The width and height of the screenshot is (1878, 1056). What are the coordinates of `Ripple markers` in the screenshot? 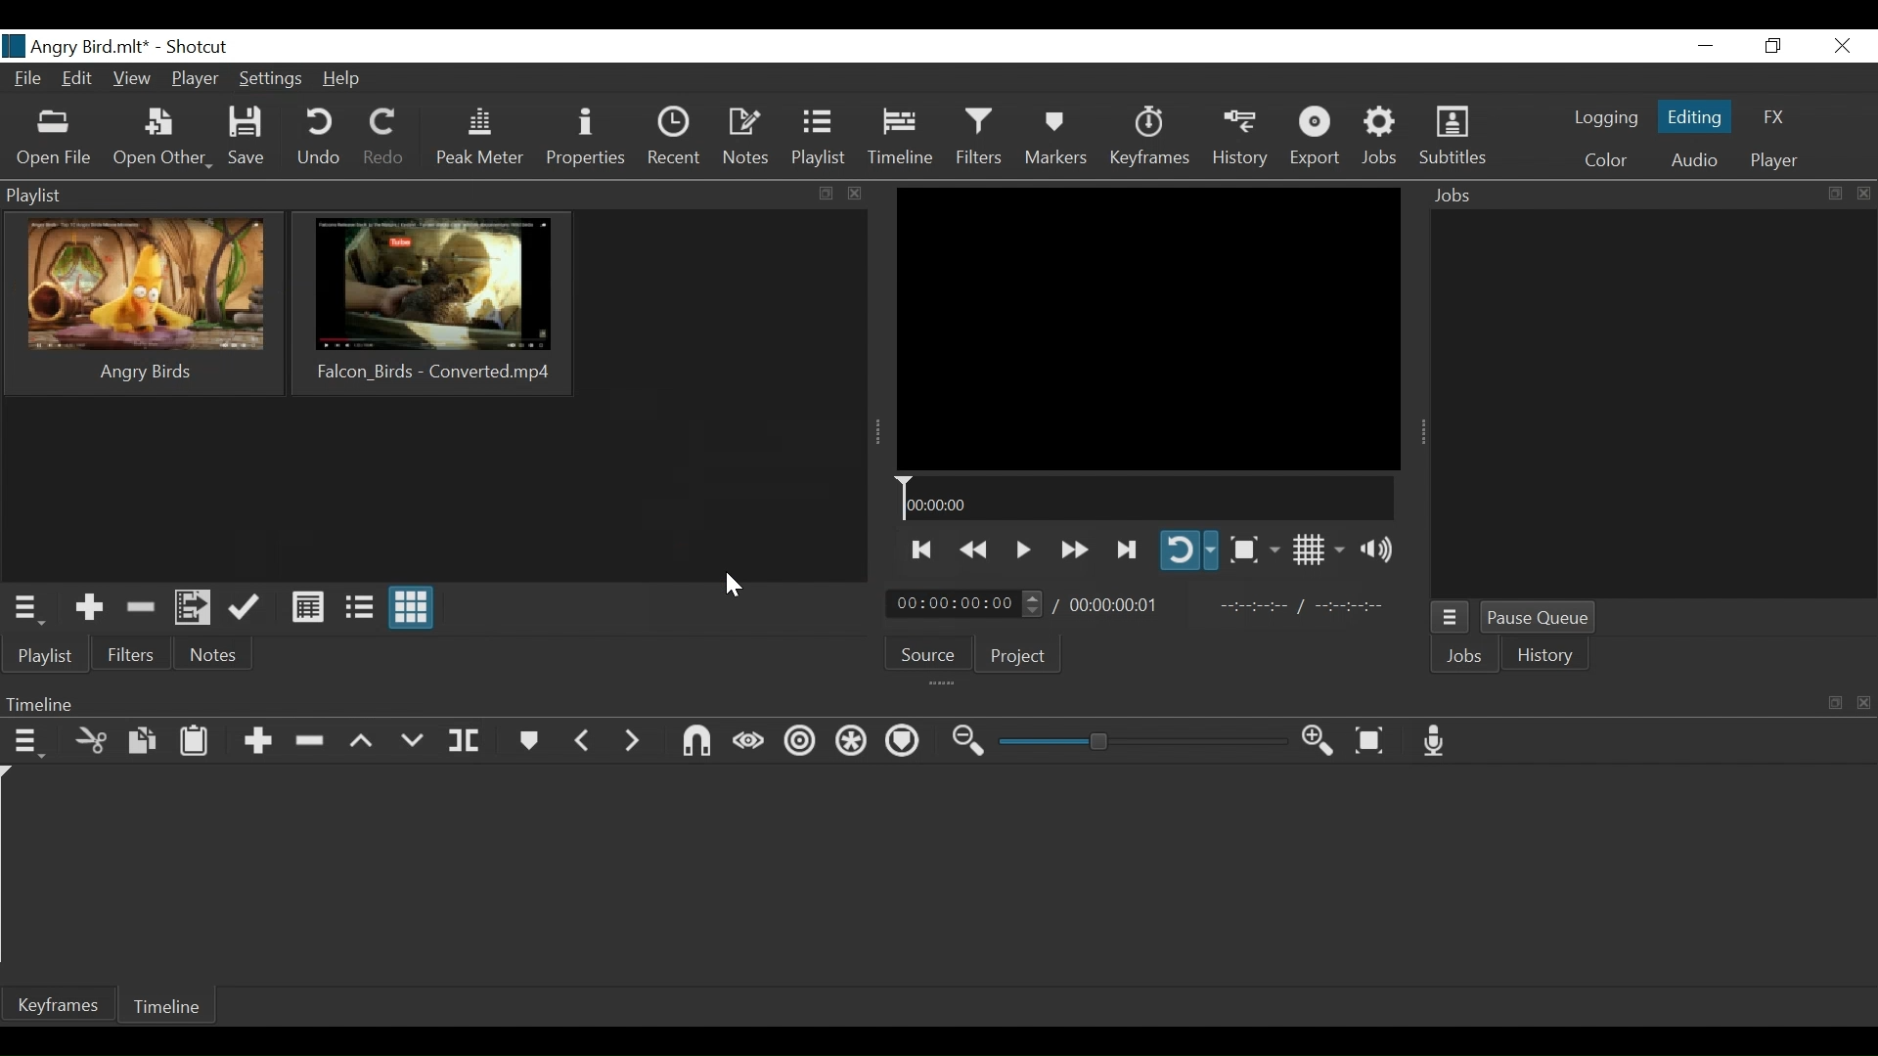 It's located at (905, 742).